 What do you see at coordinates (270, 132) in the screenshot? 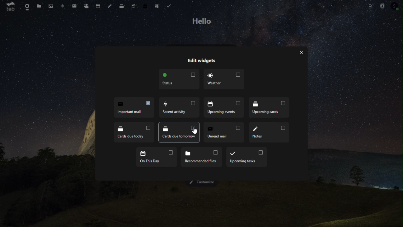
I see `notes` at bounding box center [270, 132].